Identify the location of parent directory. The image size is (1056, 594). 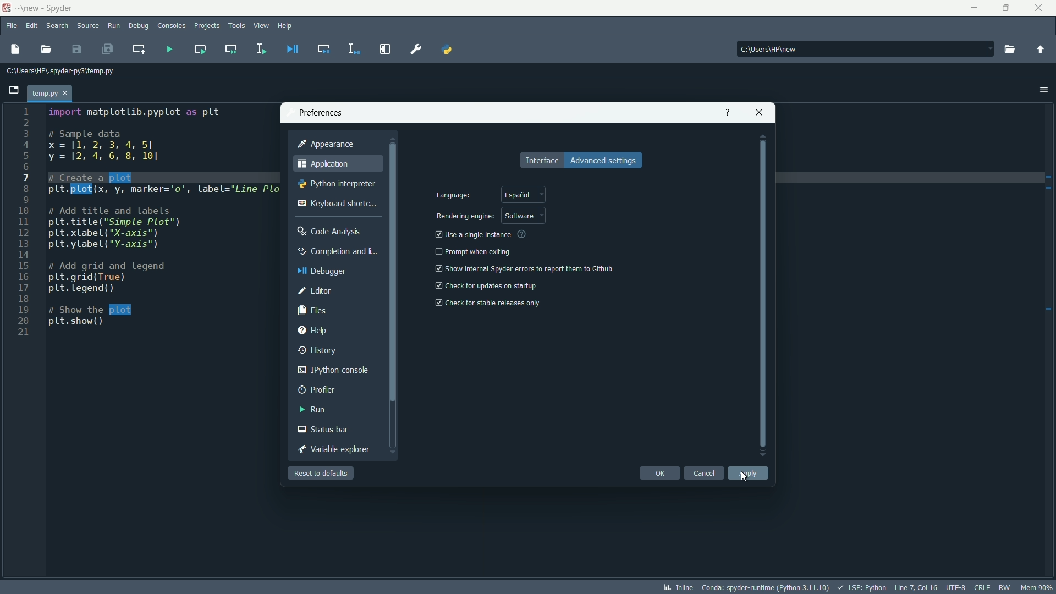
(1041, 50).